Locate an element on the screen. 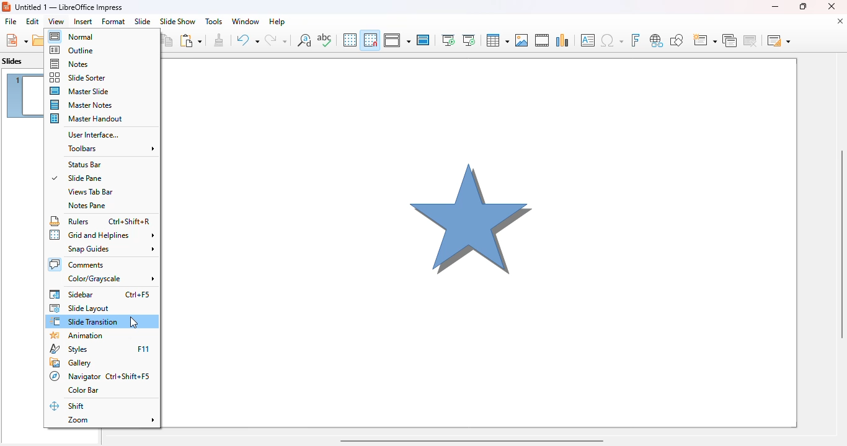 This screenshot has height=446, width=847. snap to grid is located at coordinates (371, 40).